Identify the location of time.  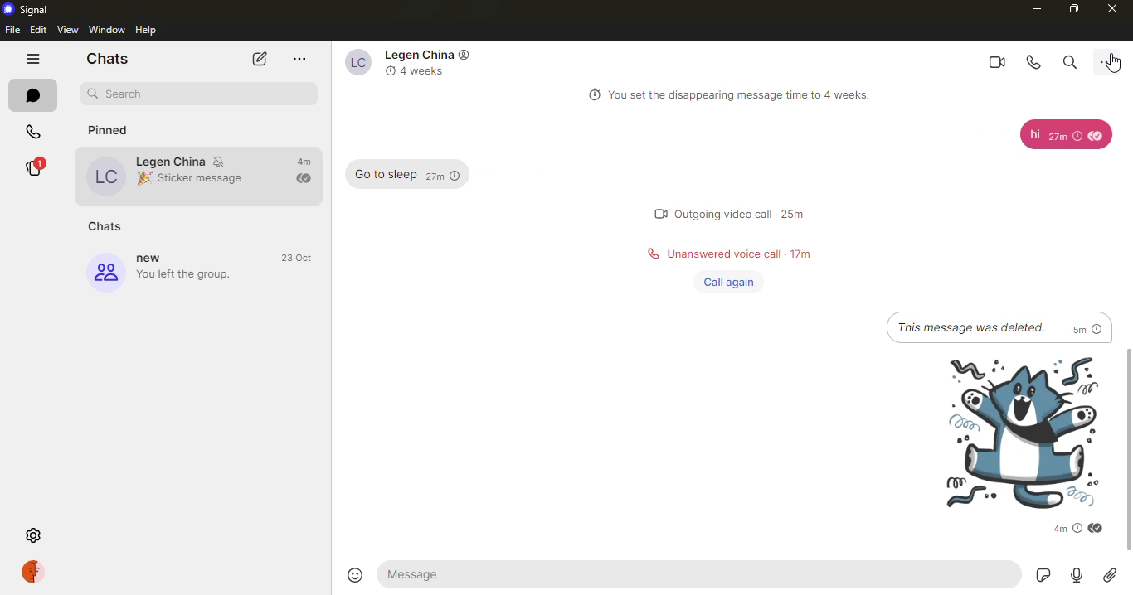
(445, 177).